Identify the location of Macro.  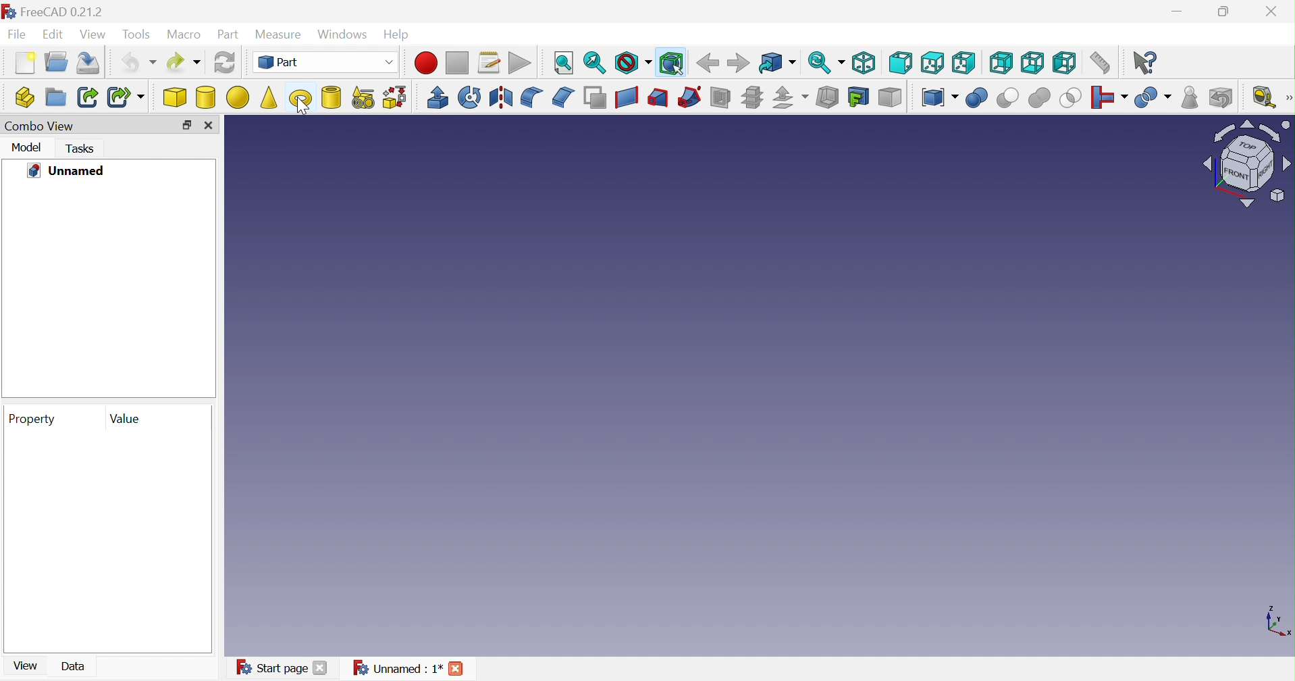
(184, 34).